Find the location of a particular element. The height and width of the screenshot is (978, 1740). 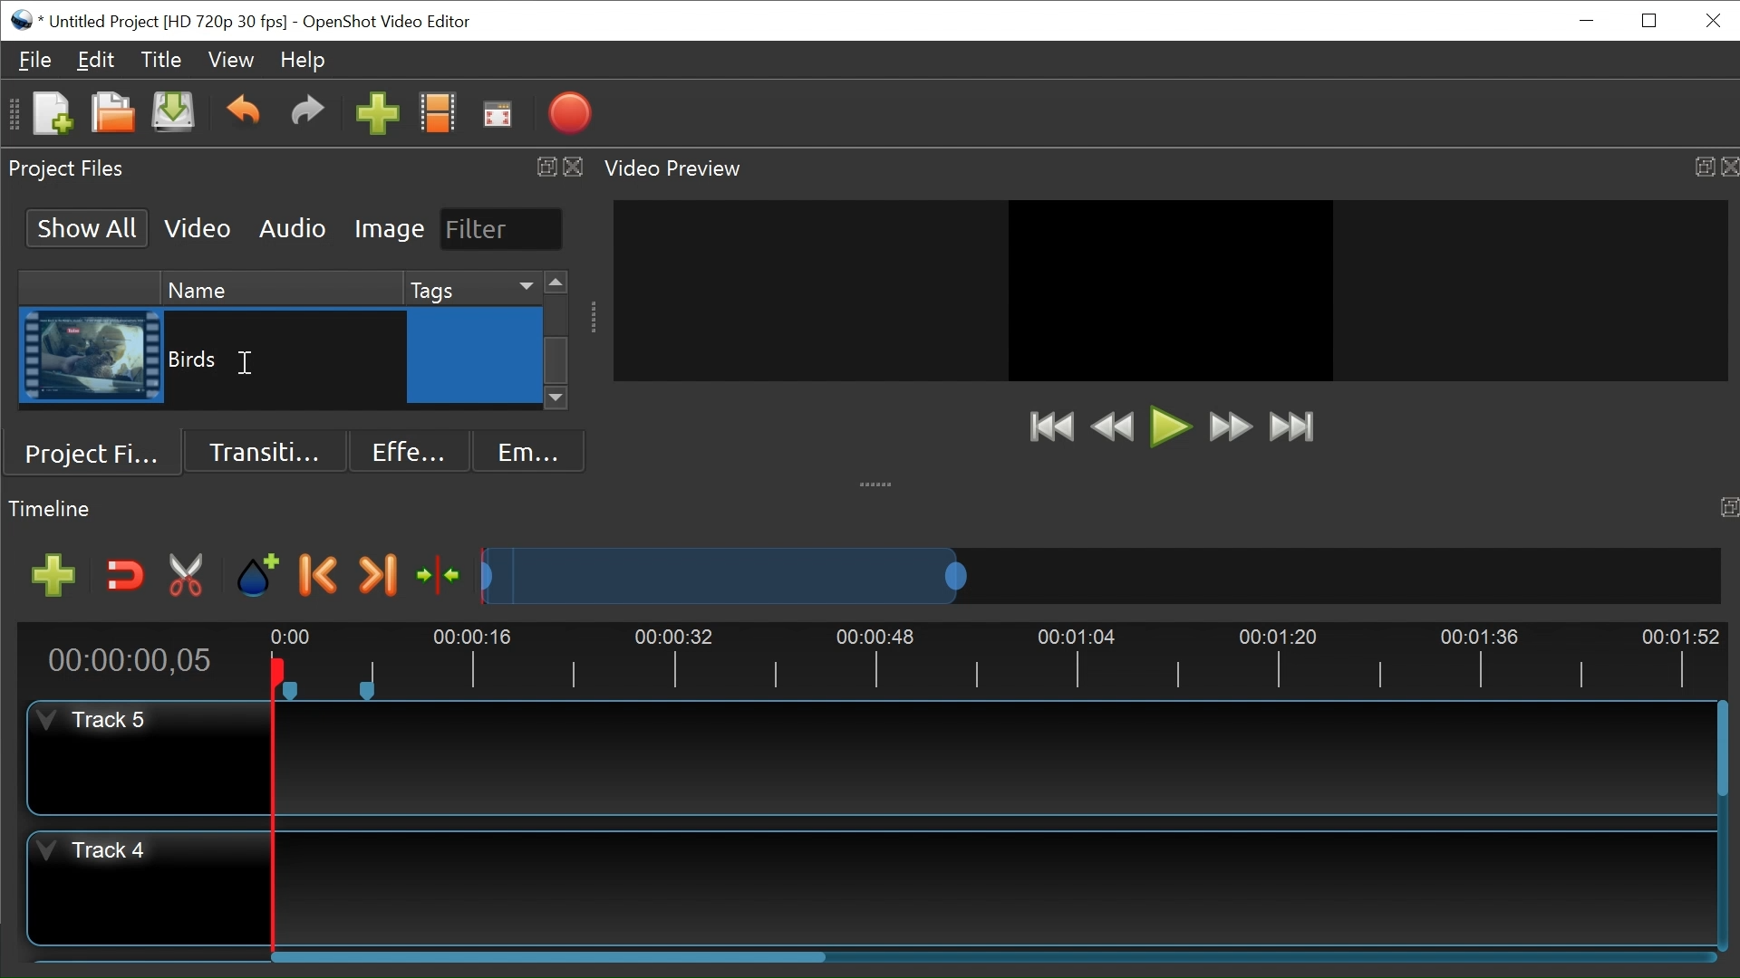

Jump to Start is located at coordinates (1050, 428).